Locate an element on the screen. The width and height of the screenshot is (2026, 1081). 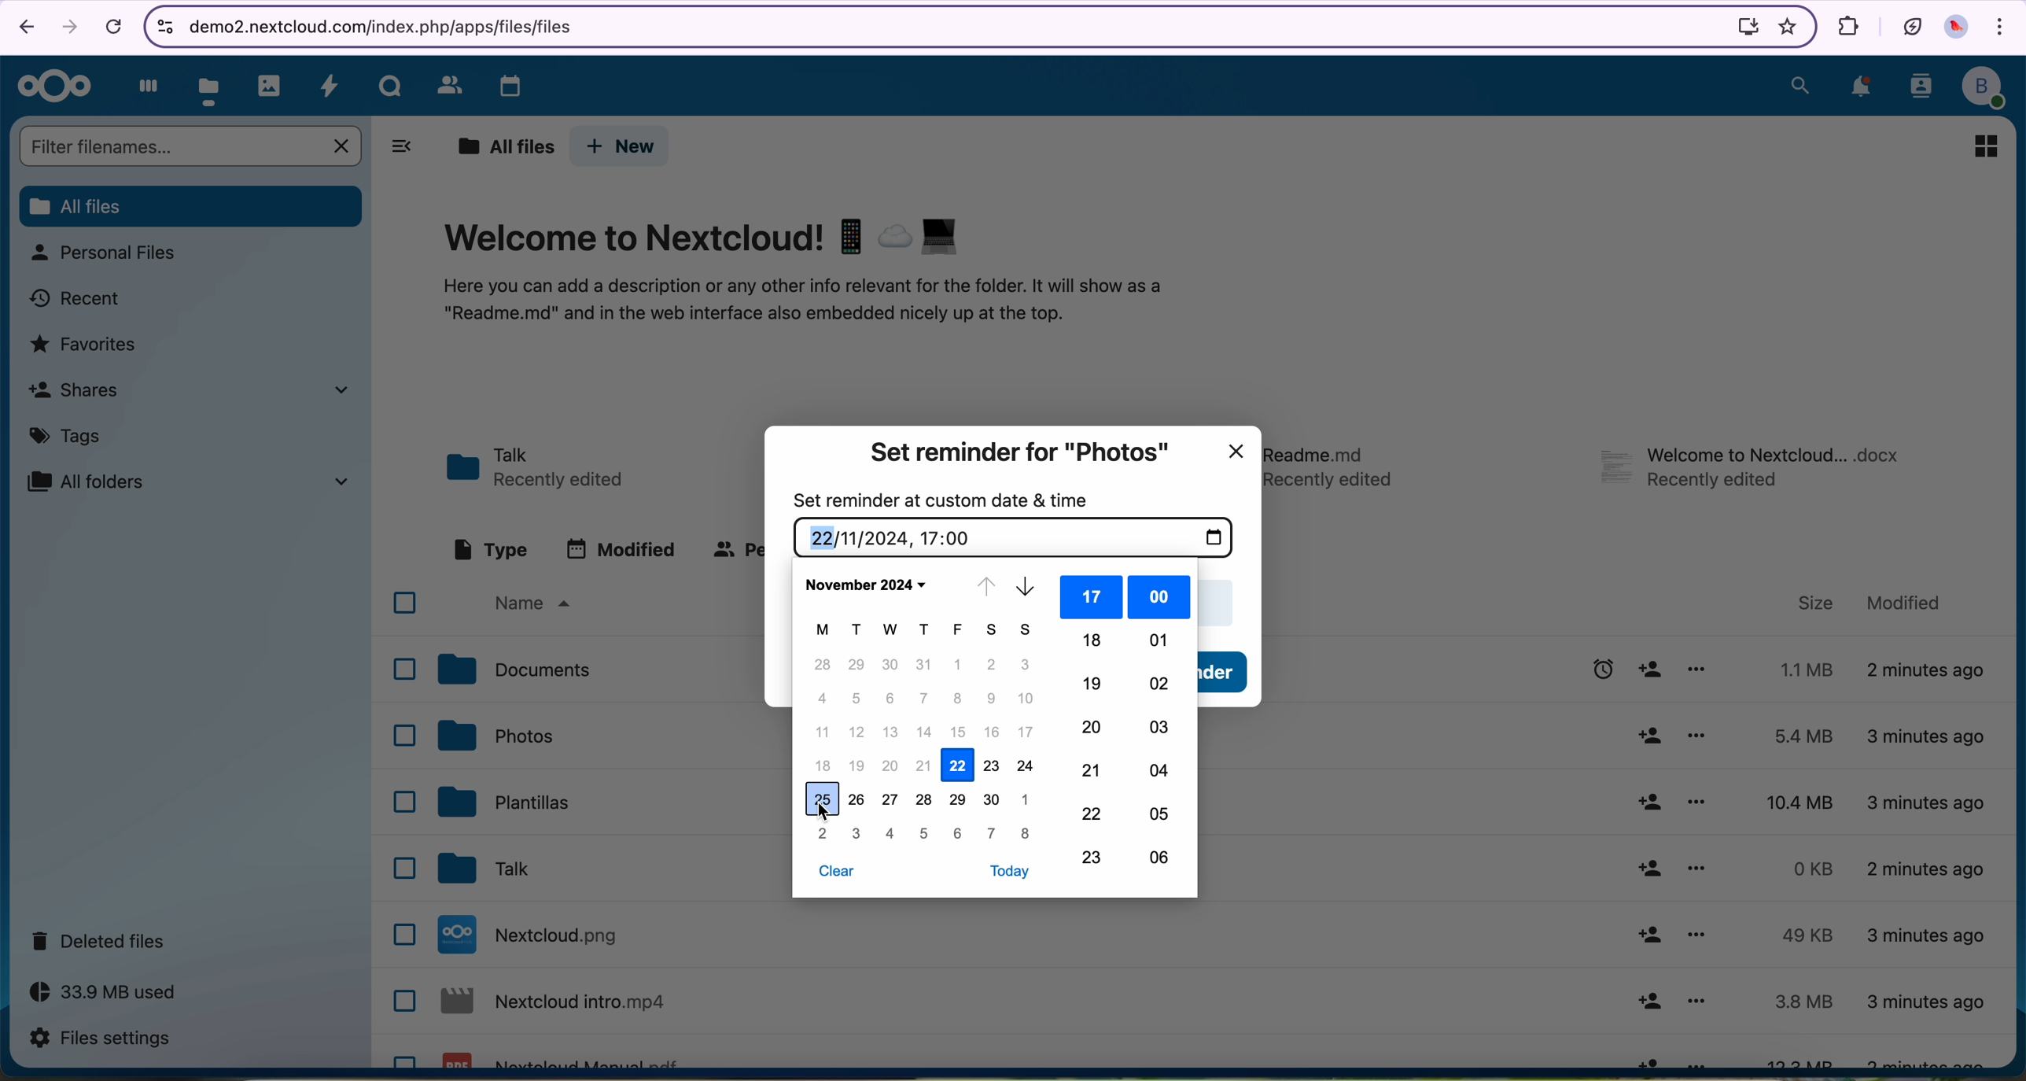
21 is located at coordinates (925, 768).